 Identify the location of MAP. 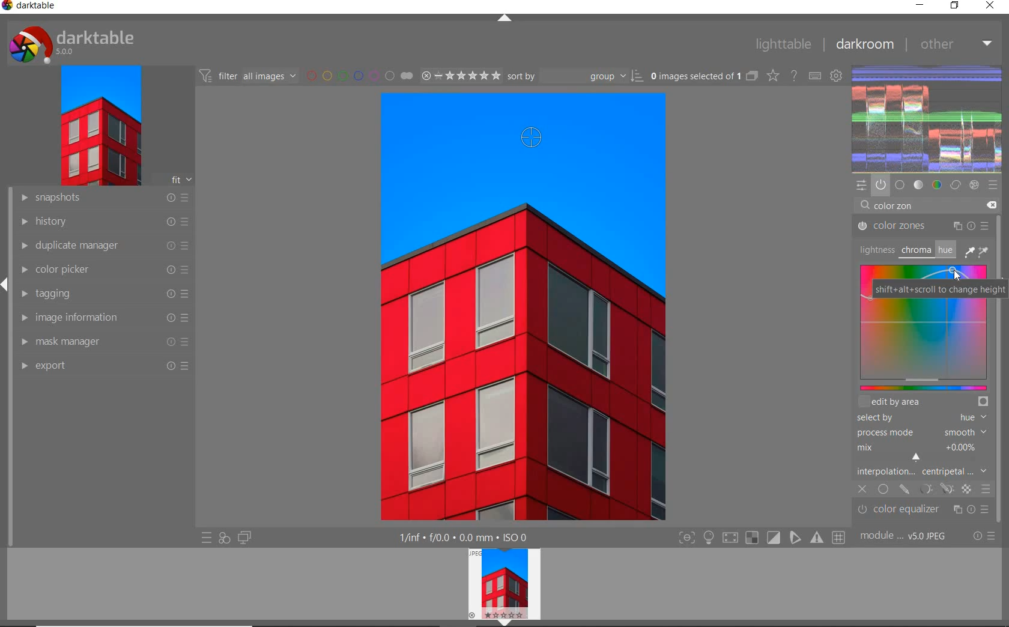
(923, 347).